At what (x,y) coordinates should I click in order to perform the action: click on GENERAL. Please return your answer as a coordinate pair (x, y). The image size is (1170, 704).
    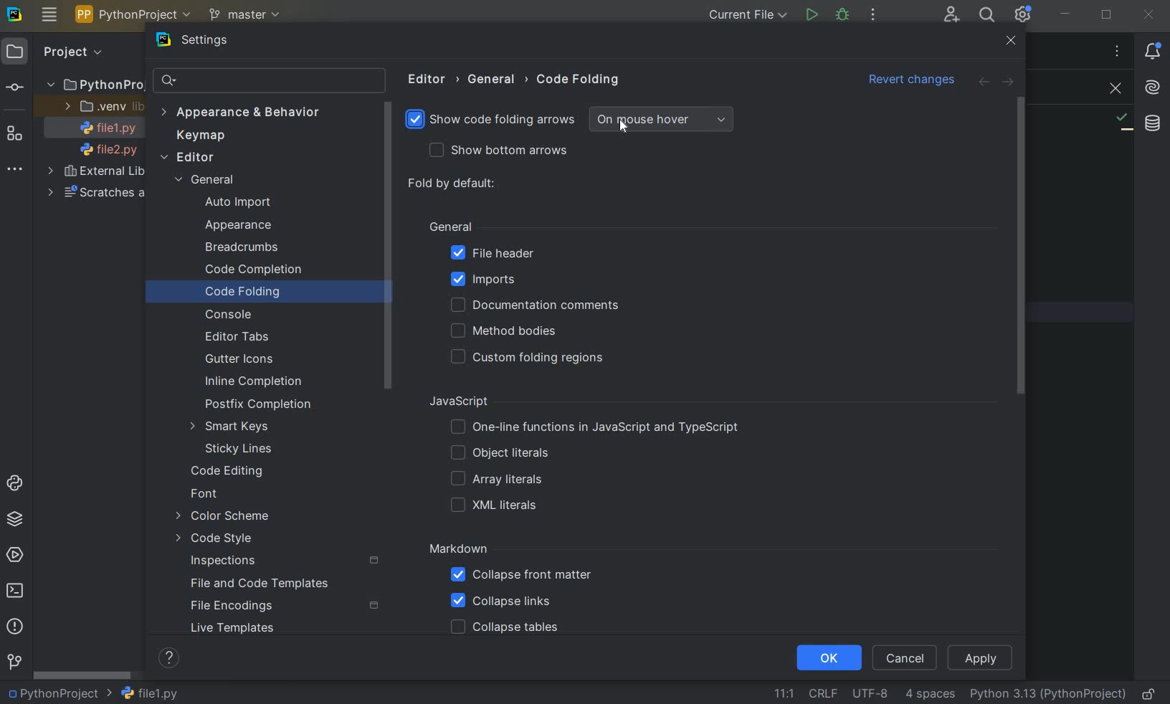
    Looking at the image, I should click on (211, 181).